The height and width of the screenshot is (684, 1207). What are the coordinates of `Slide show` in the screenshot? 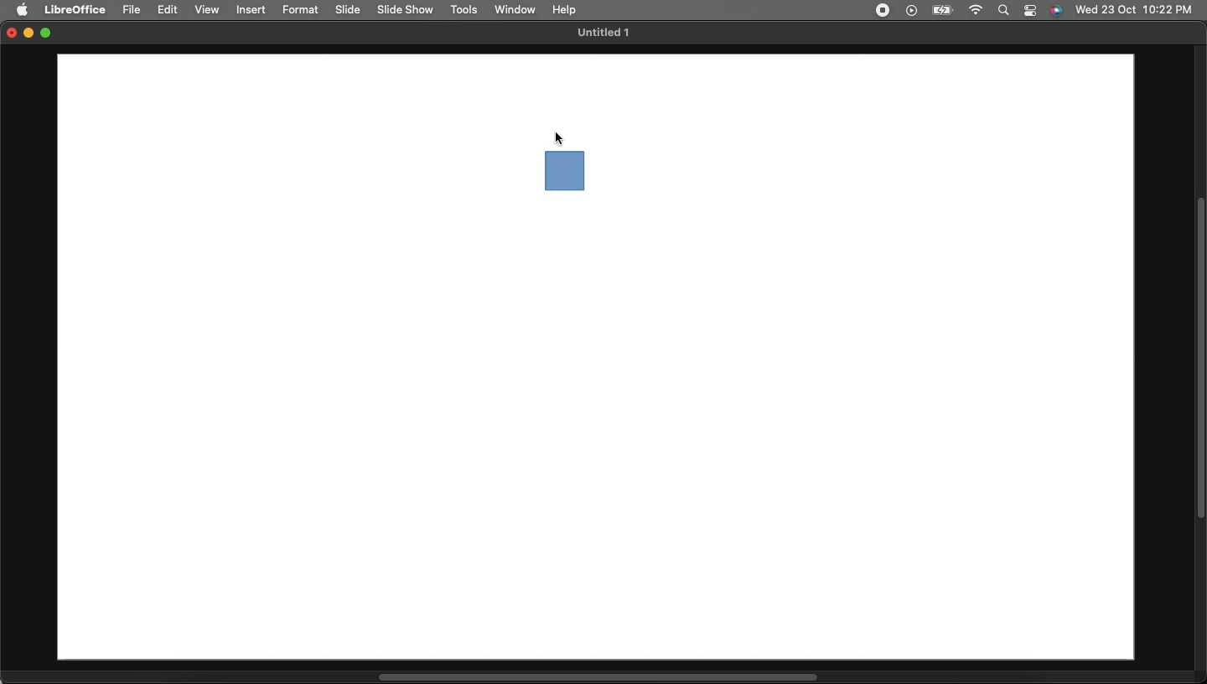 It's located at (405, 9).